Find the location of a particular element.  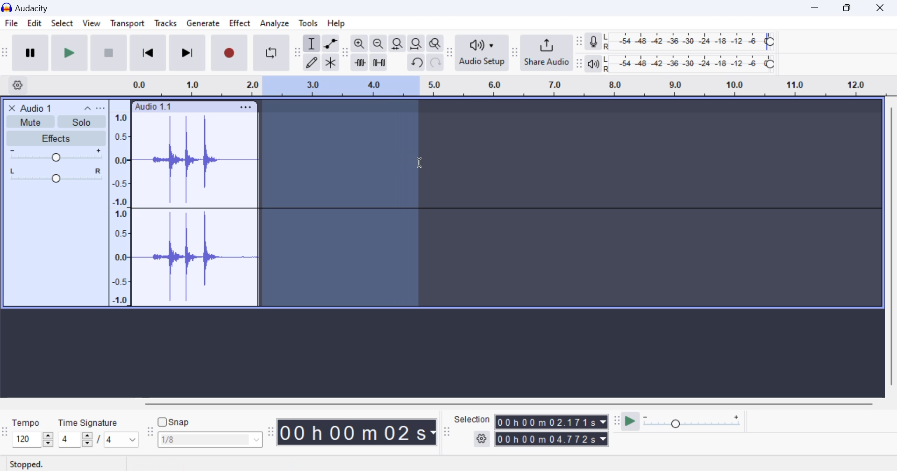

Window Title is located at coordinates (30, 7).